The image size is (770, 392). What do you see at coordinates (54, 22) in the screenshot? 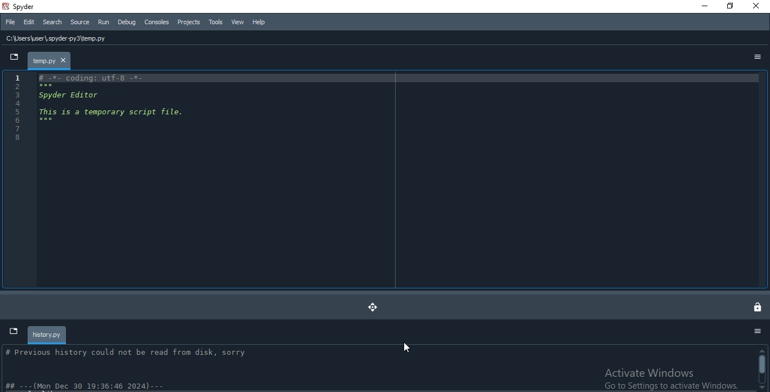
I see `Search` at bounding box center [54, 22].